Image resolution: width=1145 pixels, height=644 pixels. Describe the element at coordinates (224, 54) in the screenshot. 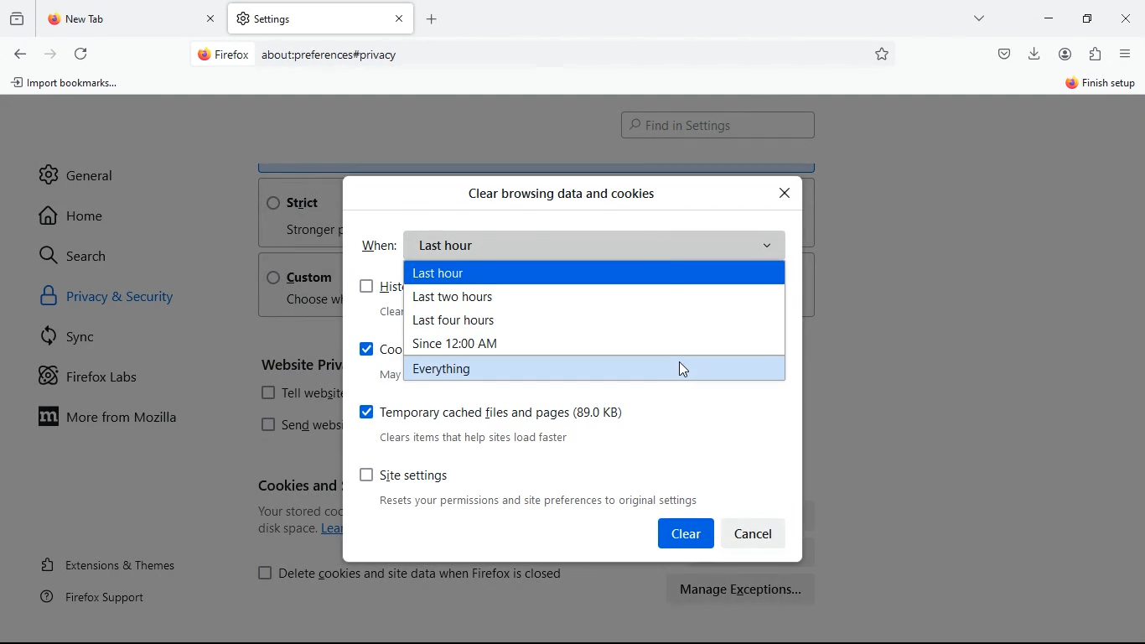

I see `Firefox` at that location.